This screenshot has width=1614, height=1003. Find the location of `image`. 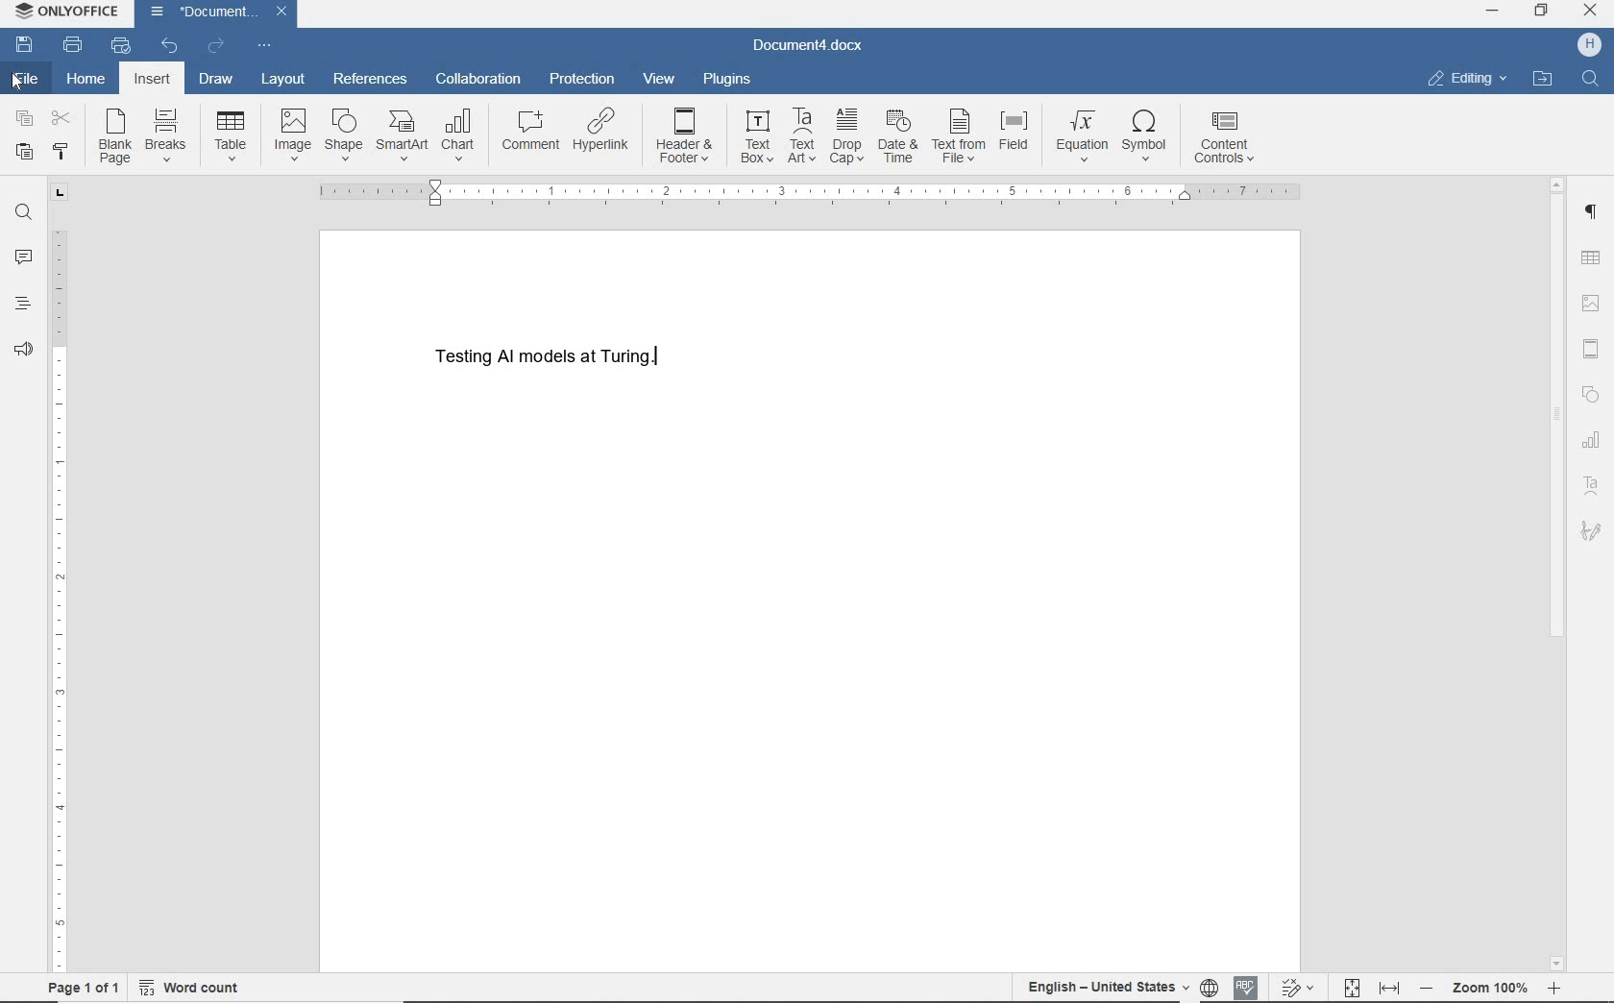

image is located at coordinates (292, 136).